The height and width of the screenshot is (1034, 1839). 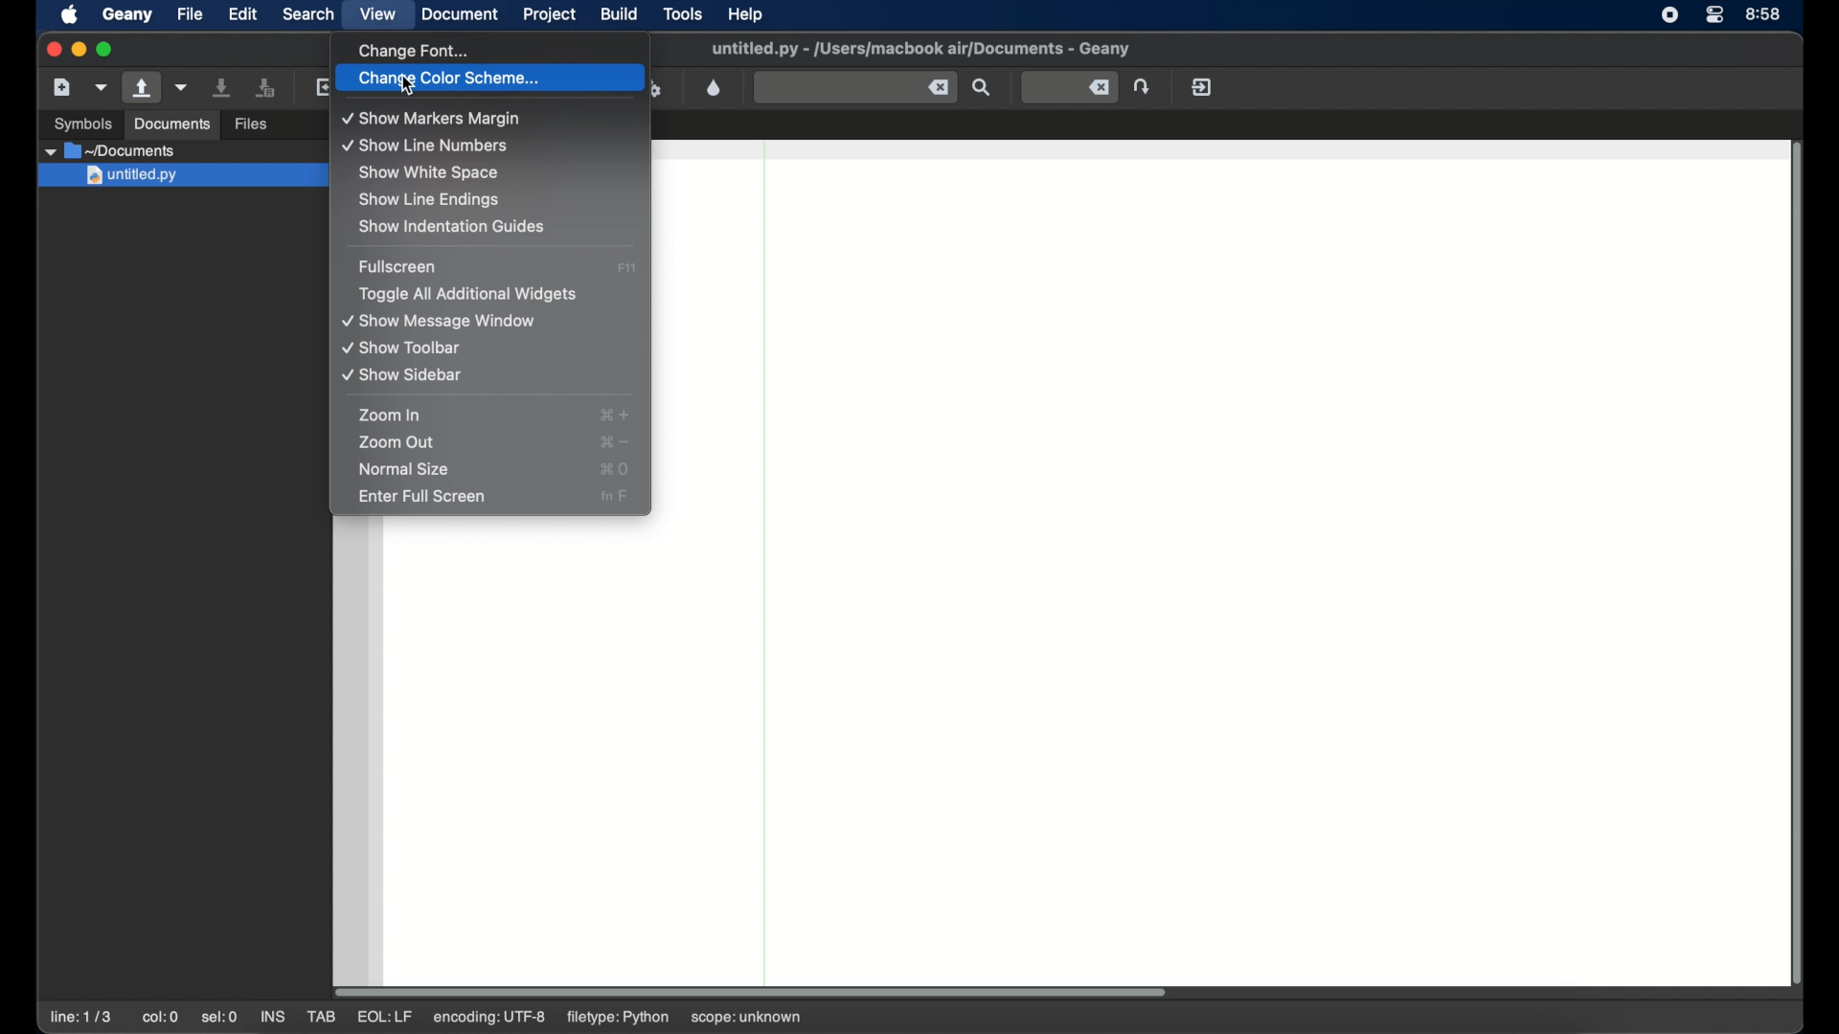 I want to click on documents, so click(x=111, y=151).